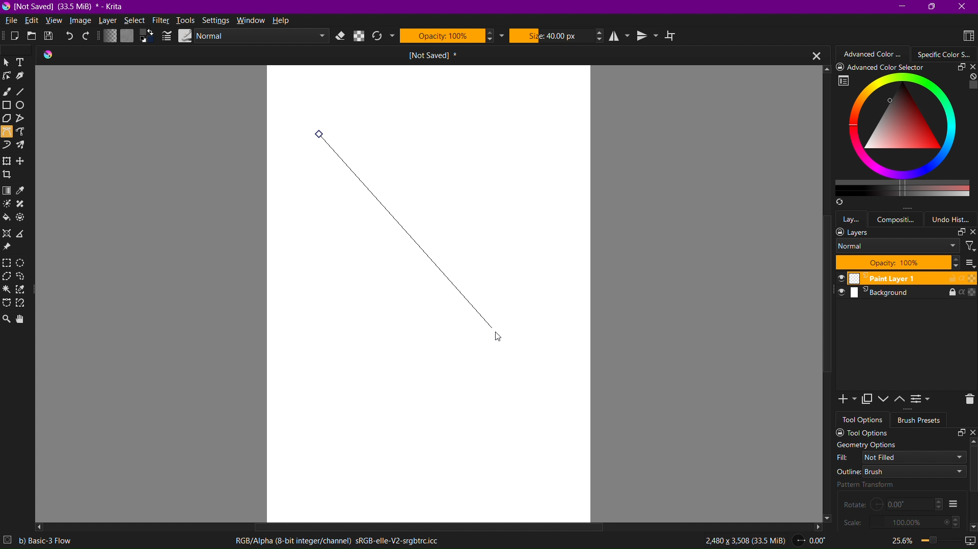  What do you see at coordinates (24, 291) in the screenshot?
I see `Similar Color Selection Tool` at bounding box center [24, 291].